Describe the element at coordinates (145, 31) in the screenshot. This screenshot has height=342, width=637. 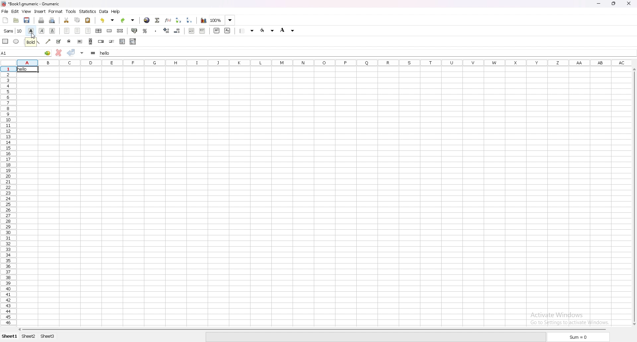
I see `percentage` at that location.